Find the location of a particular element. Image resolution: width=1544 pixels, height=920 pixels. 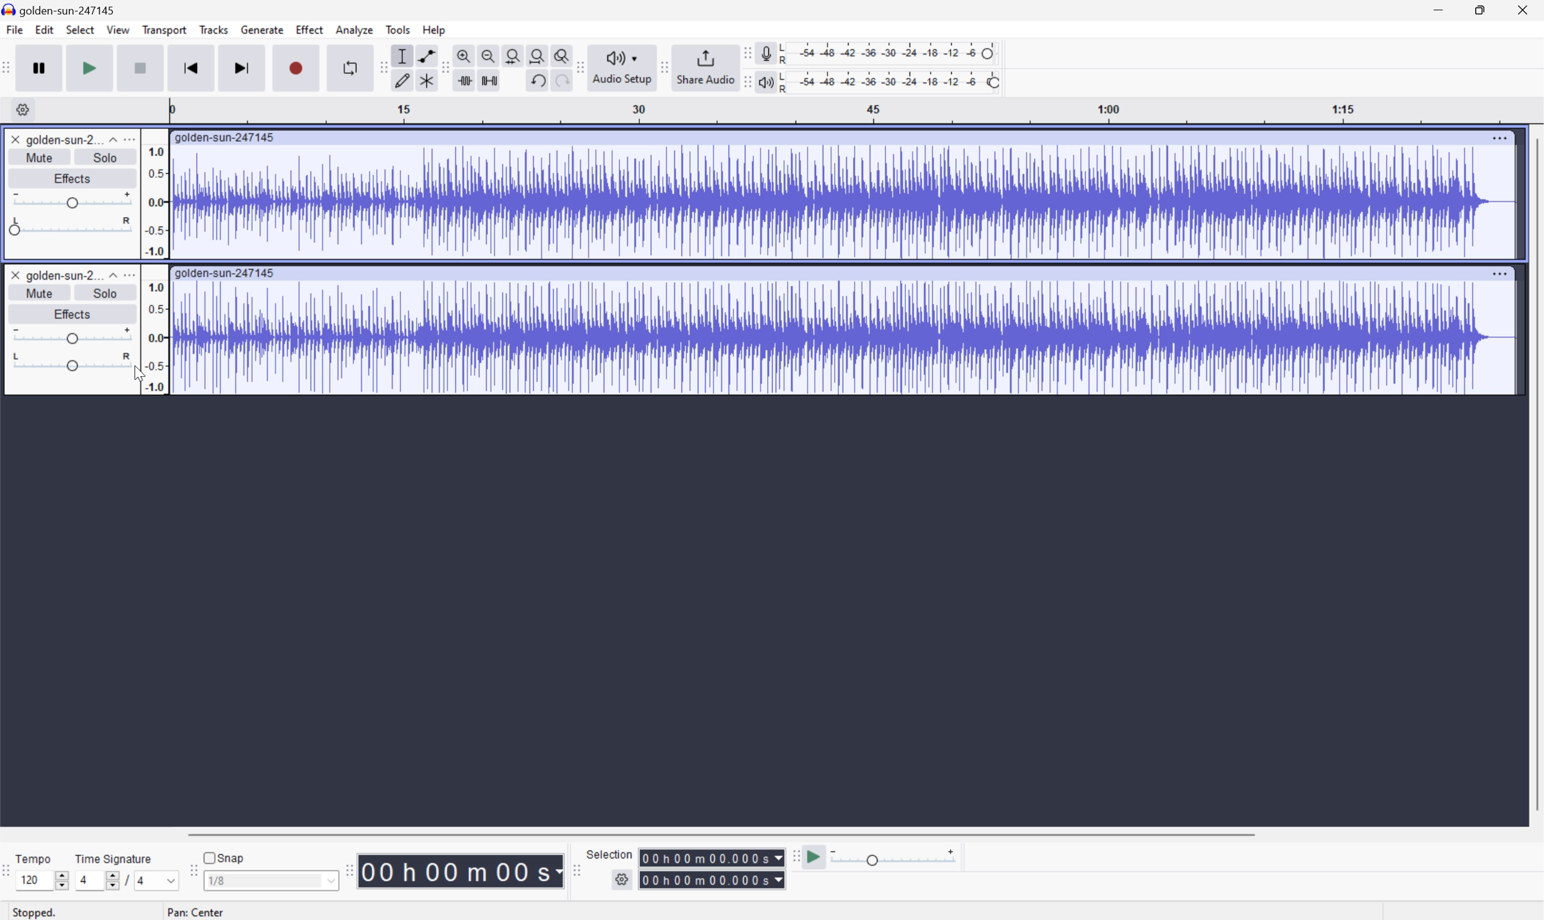

More is located at coordinates (130, 277).